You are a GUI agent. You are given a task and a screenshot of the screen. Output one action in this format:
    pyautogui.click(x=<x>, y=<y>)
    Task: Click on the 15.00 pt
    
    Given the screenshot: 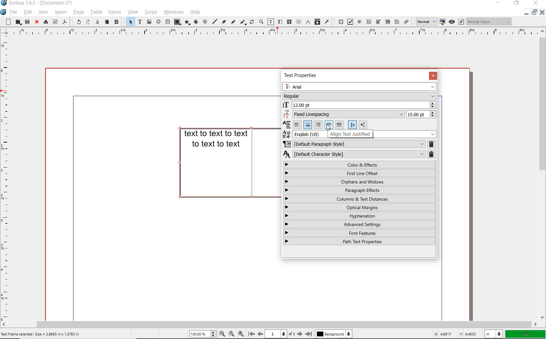 What is the action you would take?
    pyautogui.click(x=422, y=115)
    